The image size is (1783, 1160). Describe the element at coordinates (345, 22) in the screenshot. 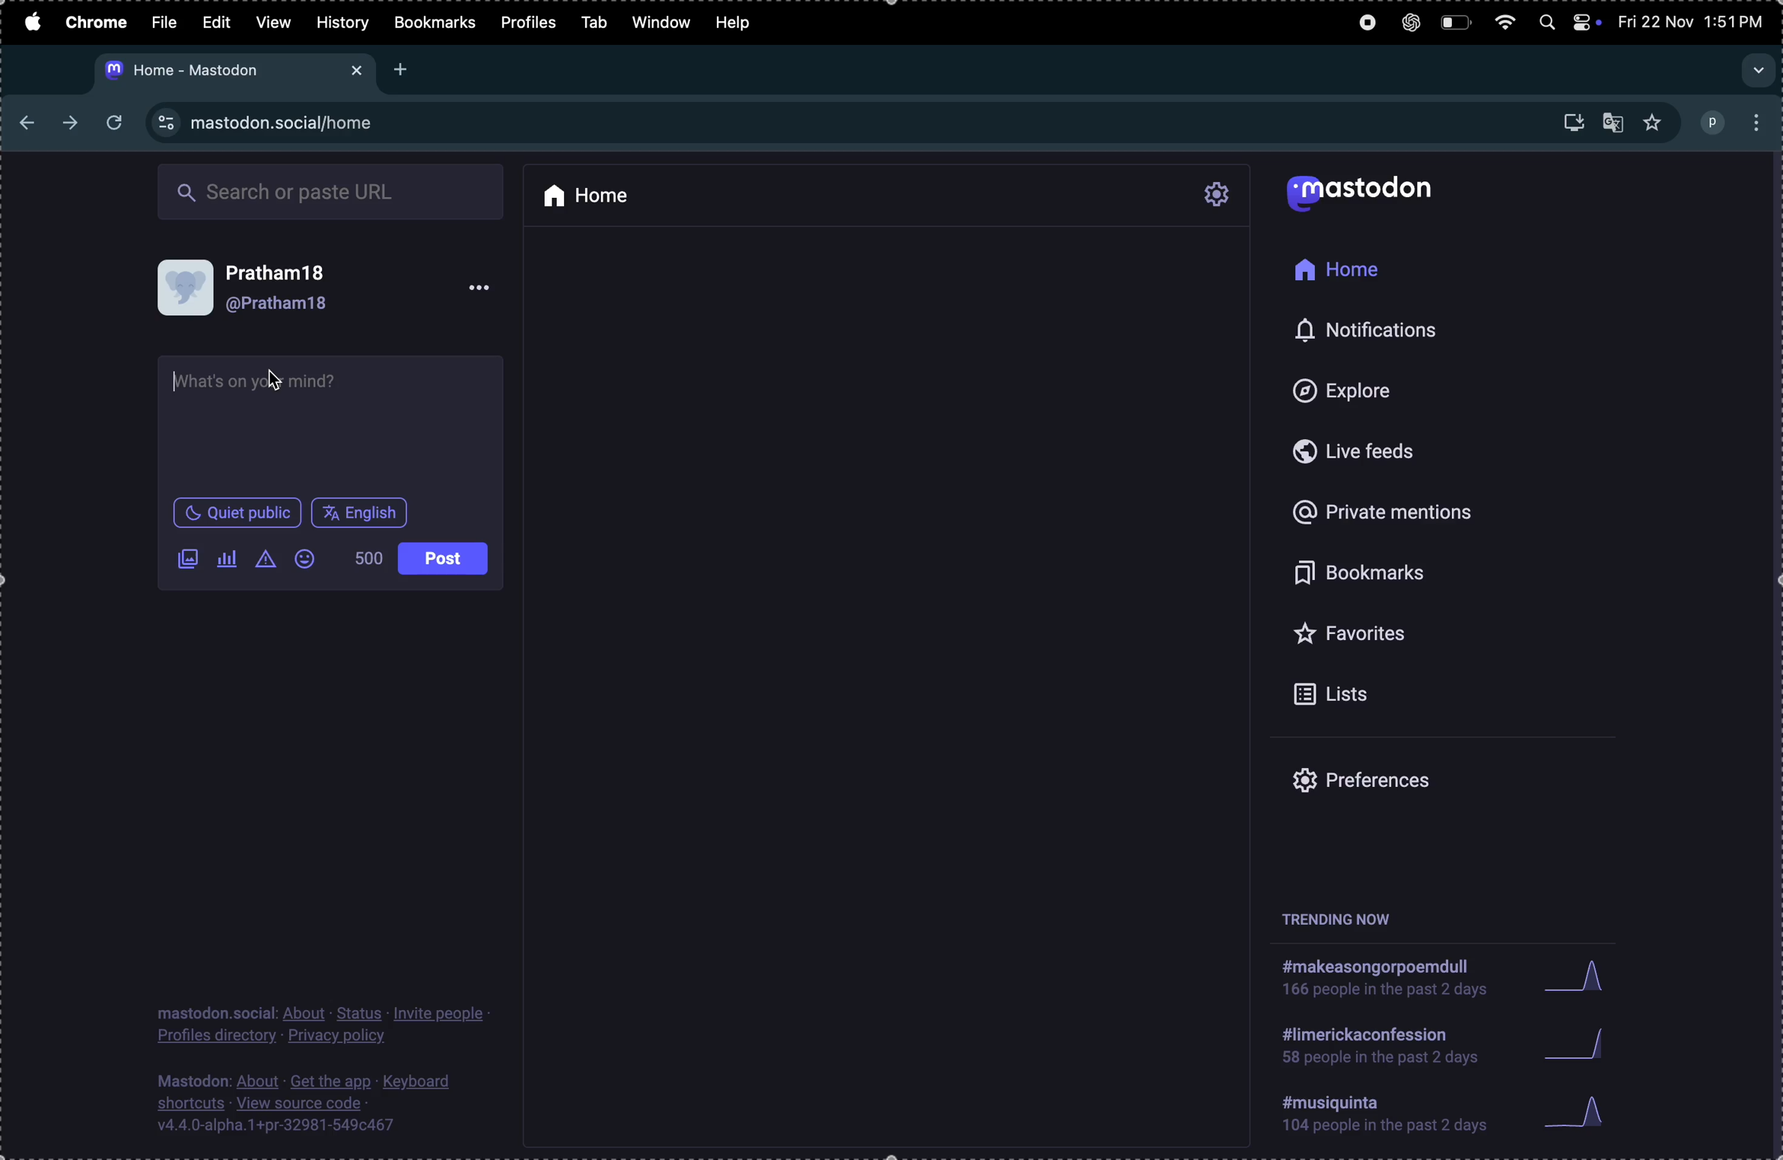

I see `history` at that location.